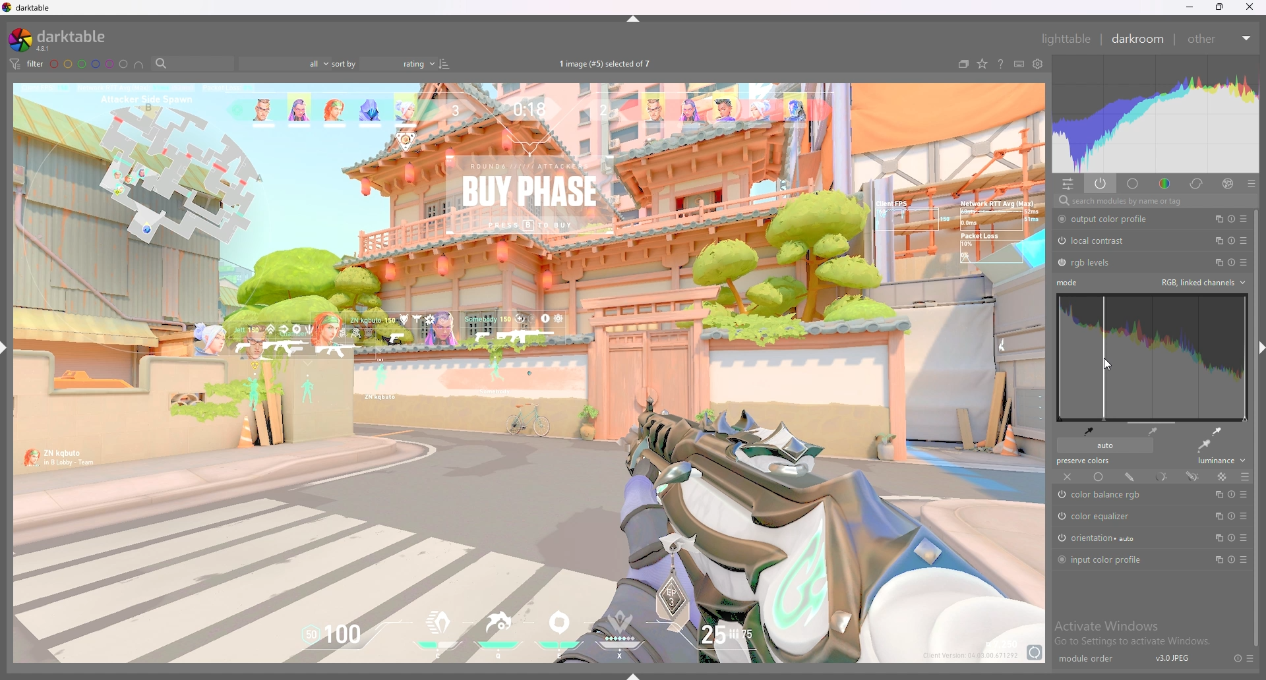  Describe the element at coordinates (1216, 515) in the screenshot. I see `multiple instances action` at that location.